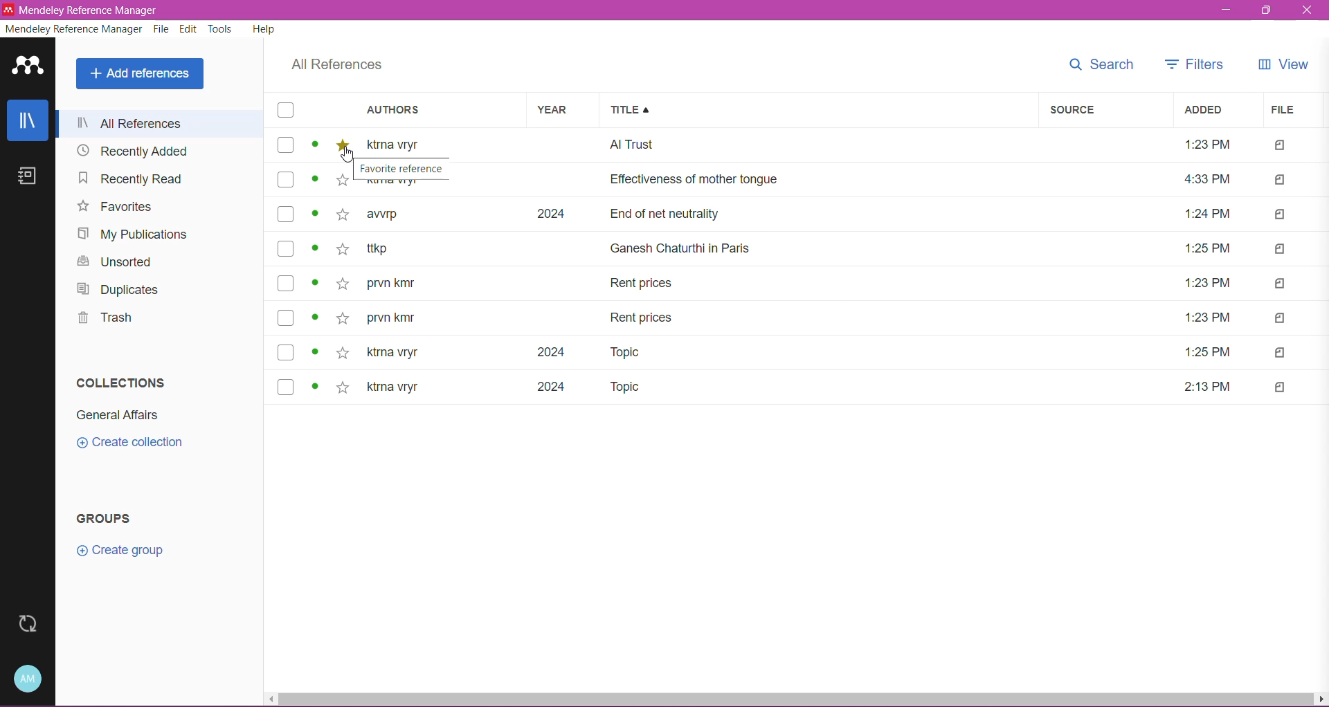 This screenshot has width=1329, height=707. Describe the element at coordinates (1281, 214) in the screenshot. I see `Indicates file type` at that location.